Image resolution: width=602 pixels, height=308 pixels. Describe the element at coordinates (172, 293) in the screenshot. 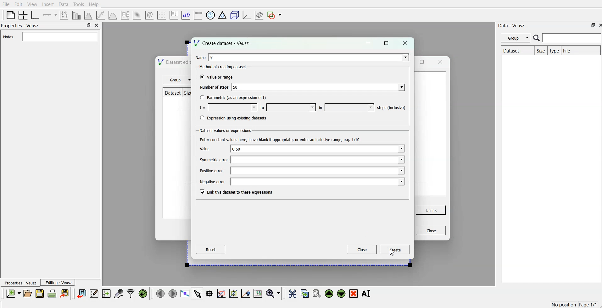

I see `move to next page` at that location.